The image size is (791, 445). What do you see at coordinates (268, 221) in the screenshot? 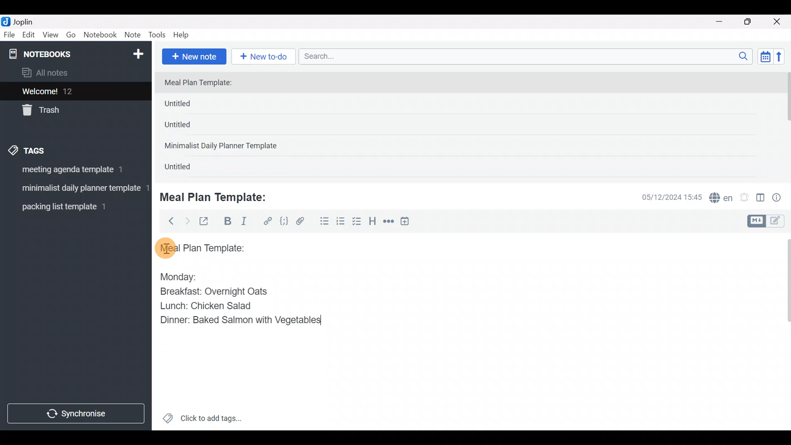
I see `Hyperlink` at bounding box center [268, 221].